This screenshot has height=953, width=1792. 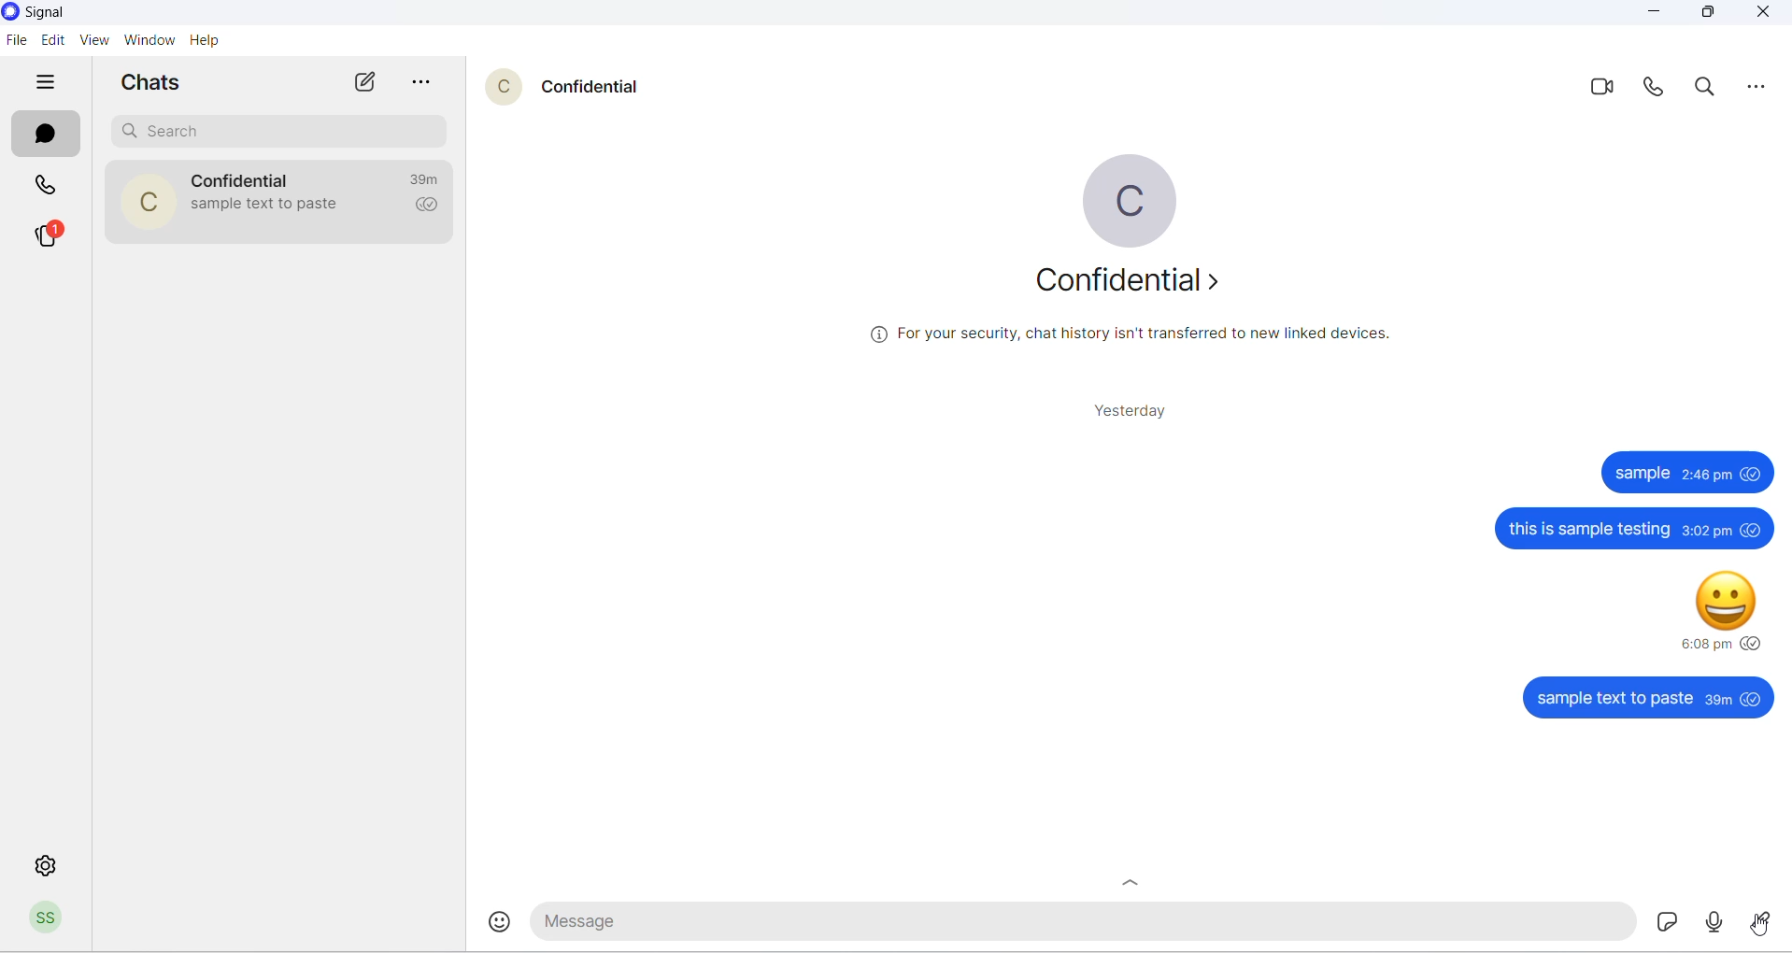 I want to click on sample, so click(x=1643, y=473).